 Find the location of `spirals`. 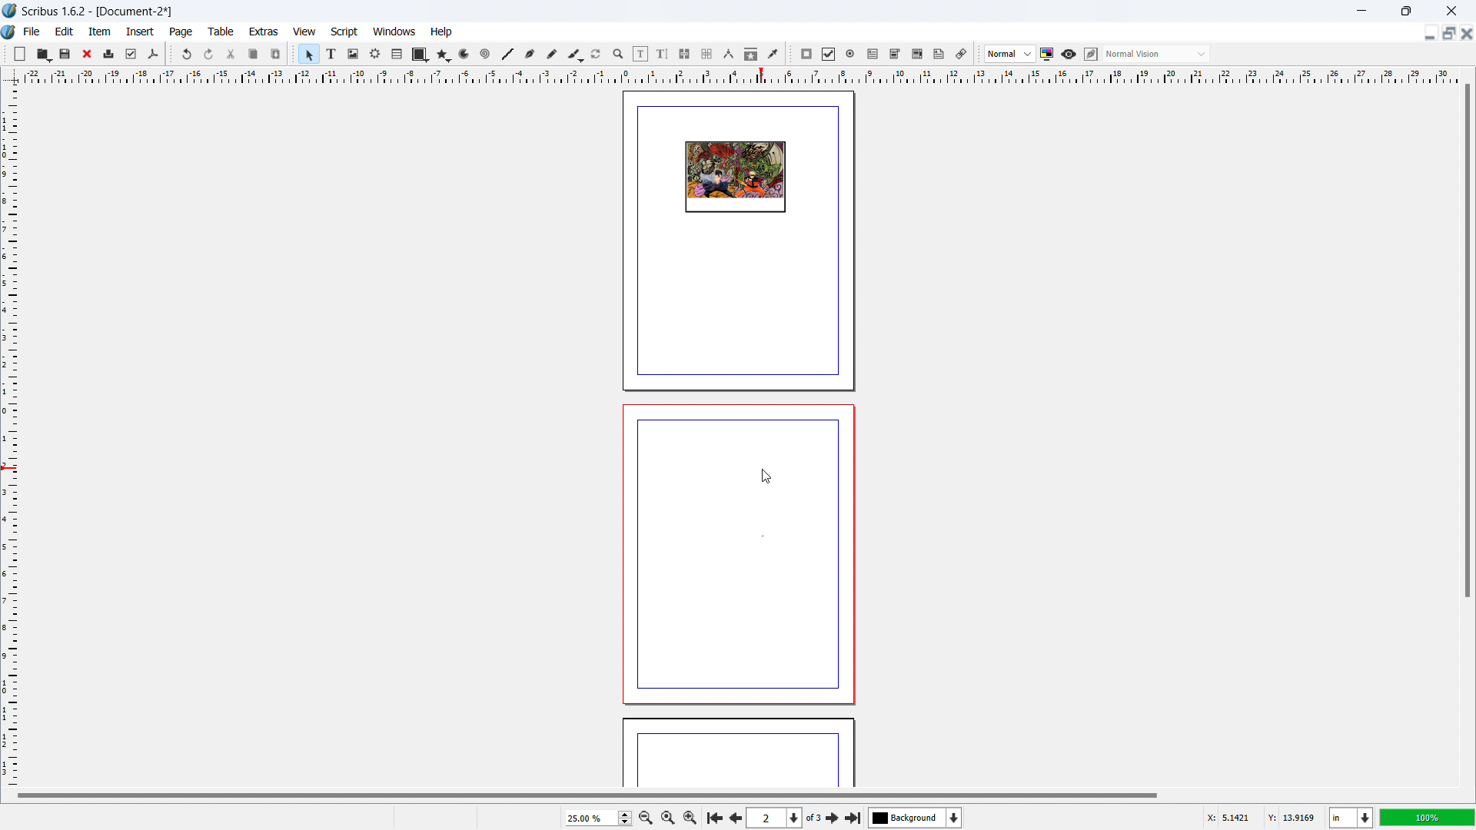

spirals is located at coordinates (486, 55).